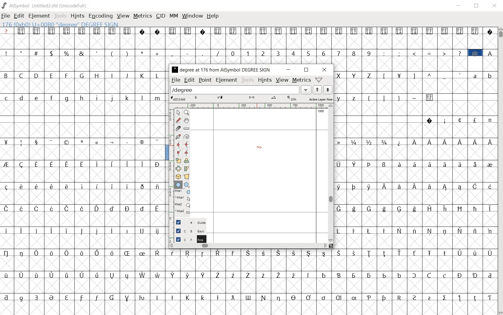 Image resolution: width=503 pixels, height=315 pixels. Describe the element at coordinates (260, 148) in the screenshot. I see `Ellipse tool/cursor location` at that location.